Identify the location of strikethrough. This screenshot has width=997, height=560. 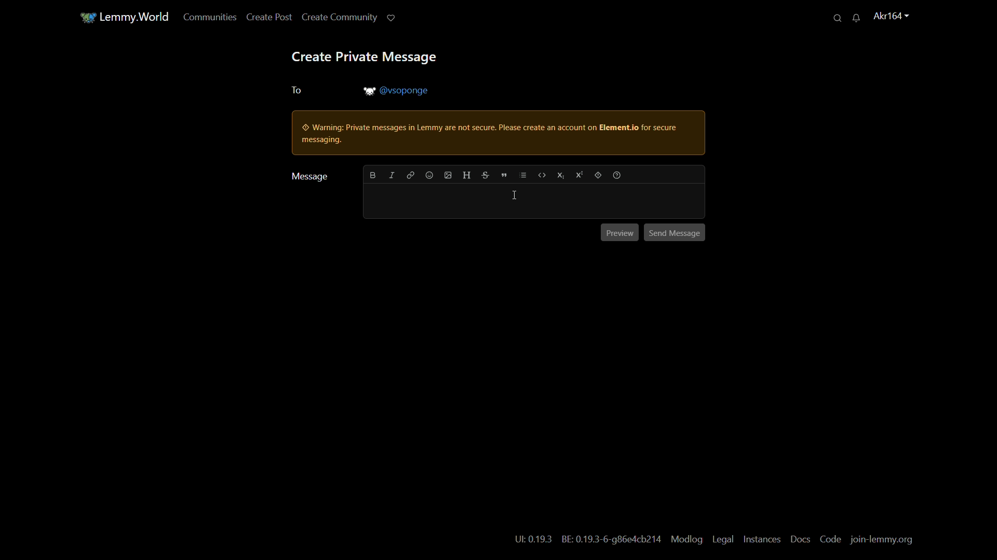
(484, 174).